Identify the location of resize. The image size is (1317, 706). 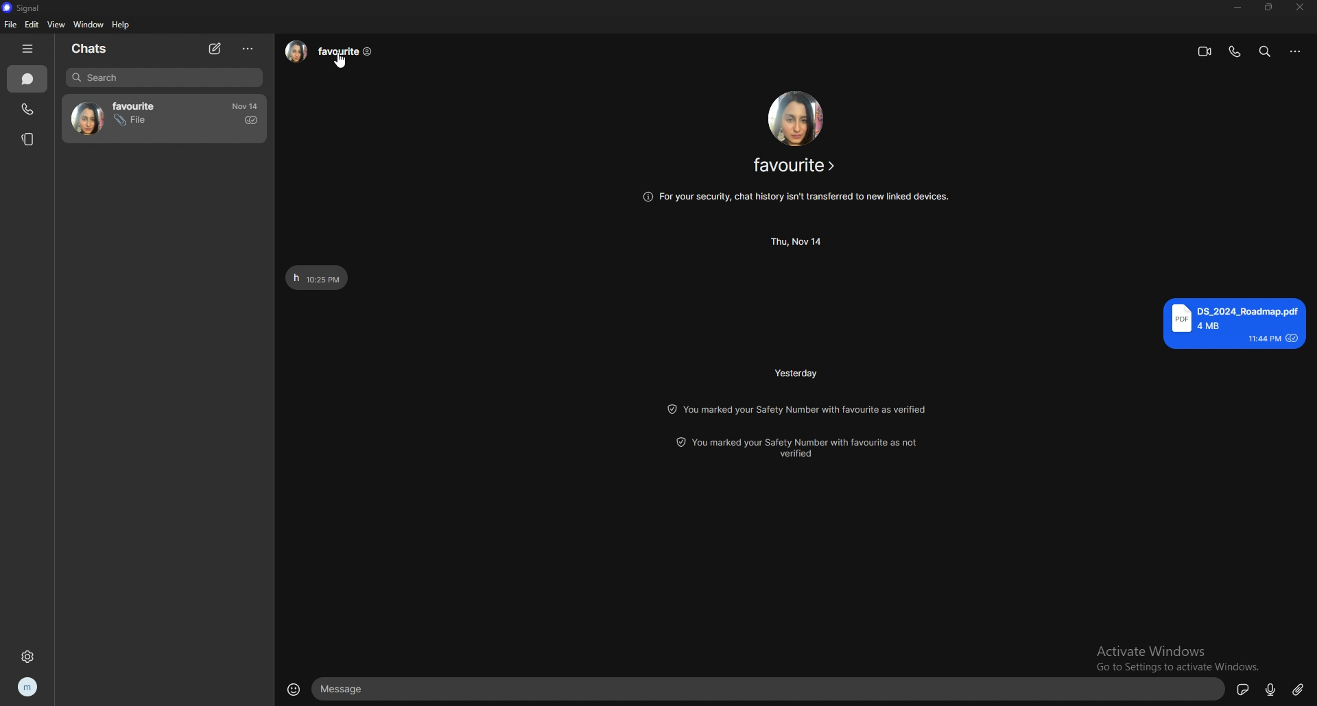
(1270, 7).